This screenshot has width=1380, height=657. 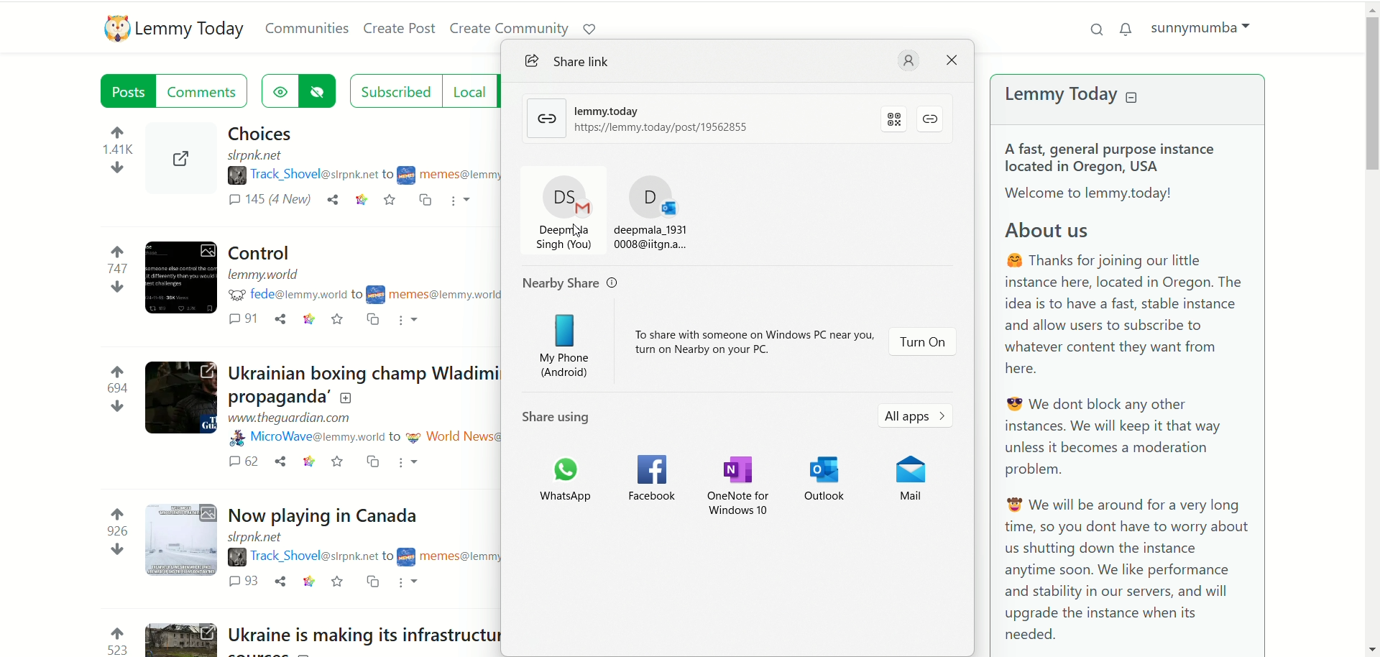 What do you see at coordinates (448, 553) in the screenshot?
I see `community` at bounding box center [448, 553].